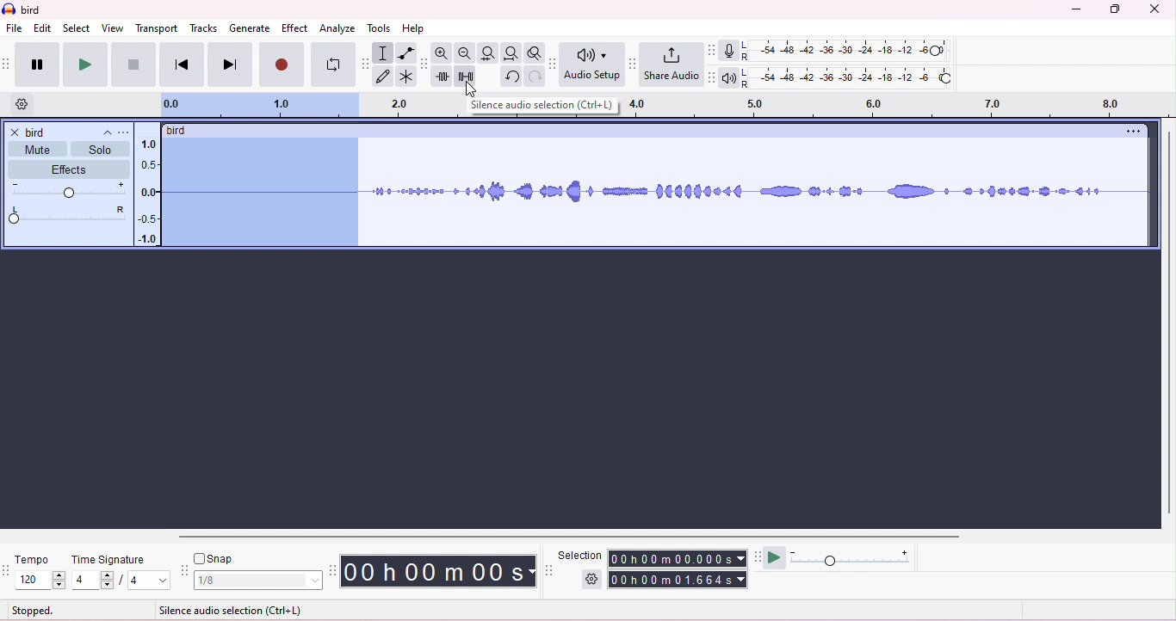 The image size is (1176, 621). Describe the element at coordinates (9, 10) in the screenshot. I see `logo` at that location.